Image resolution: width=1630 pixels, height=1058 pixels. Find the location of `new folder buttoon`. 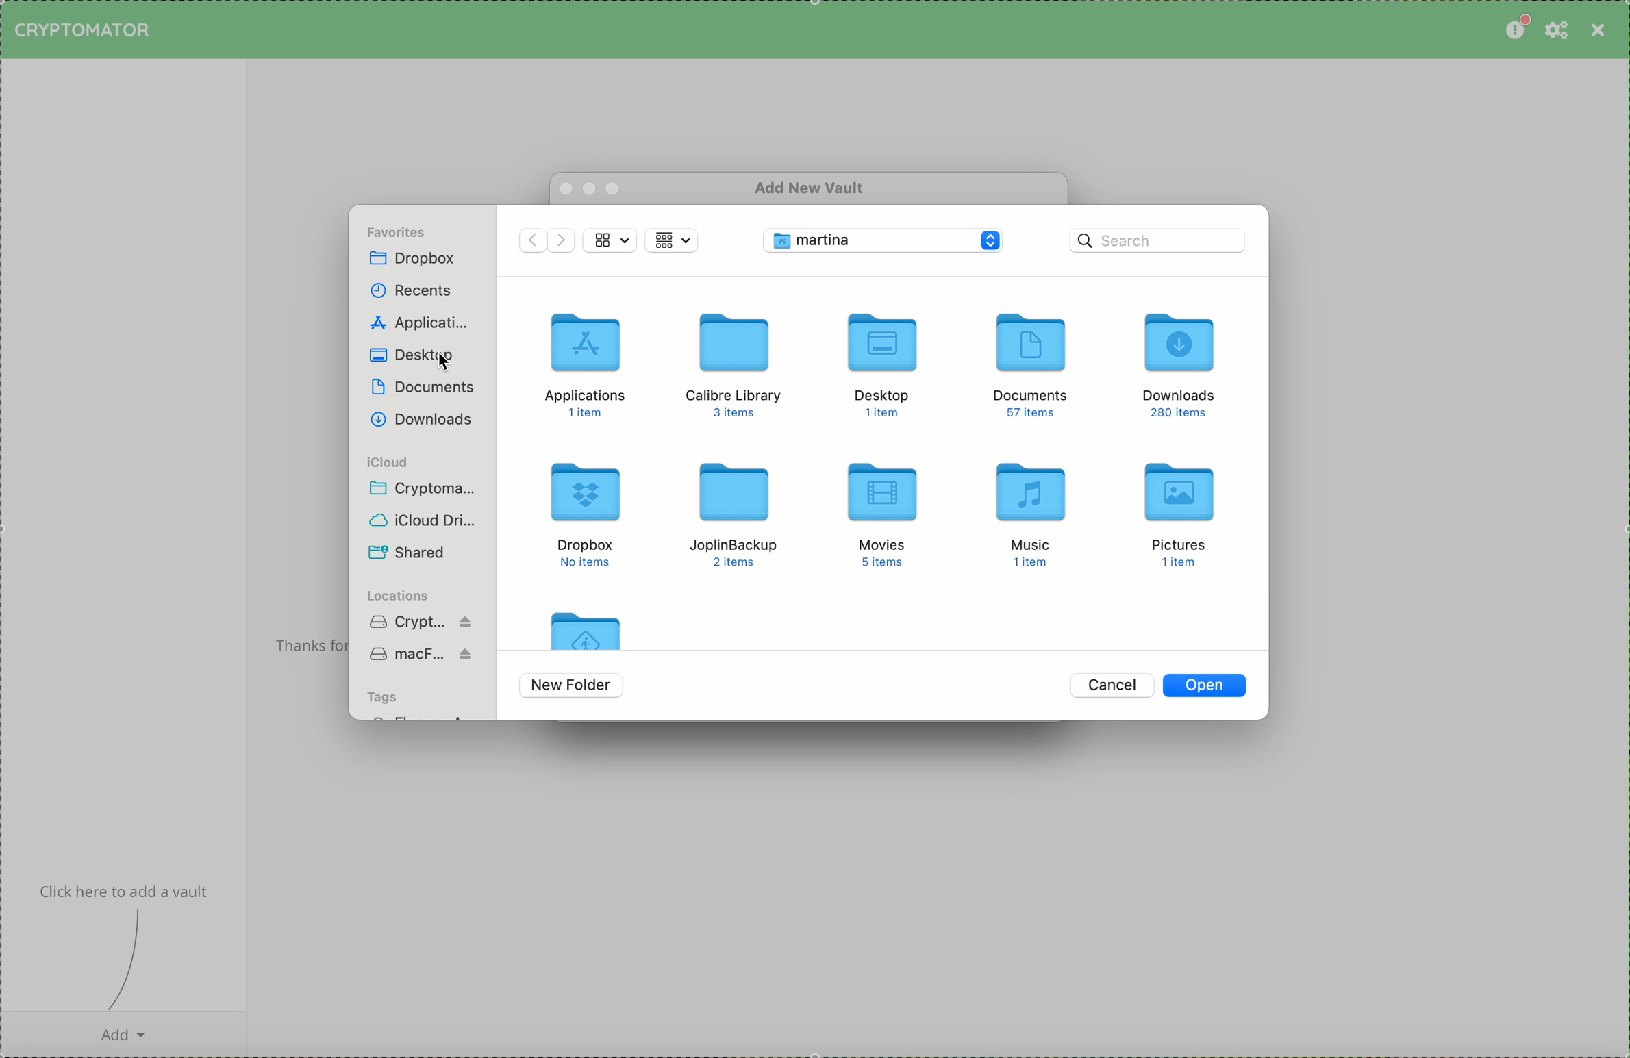

new folder buttoon is located at coordinates (575, 687).